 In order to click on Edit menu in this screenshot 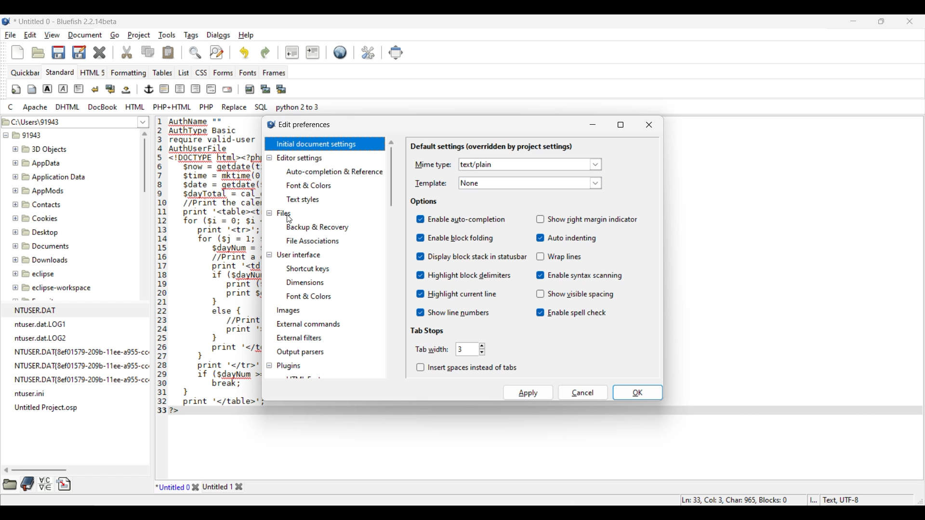, I will do `click(30, 35)`.